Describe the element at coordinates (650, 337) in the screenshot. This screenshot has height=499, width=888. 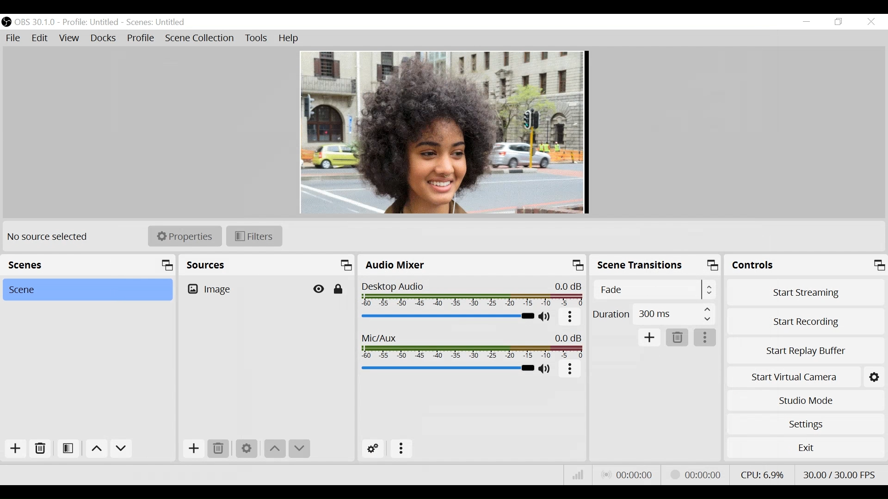
I see `Add ` at that location.